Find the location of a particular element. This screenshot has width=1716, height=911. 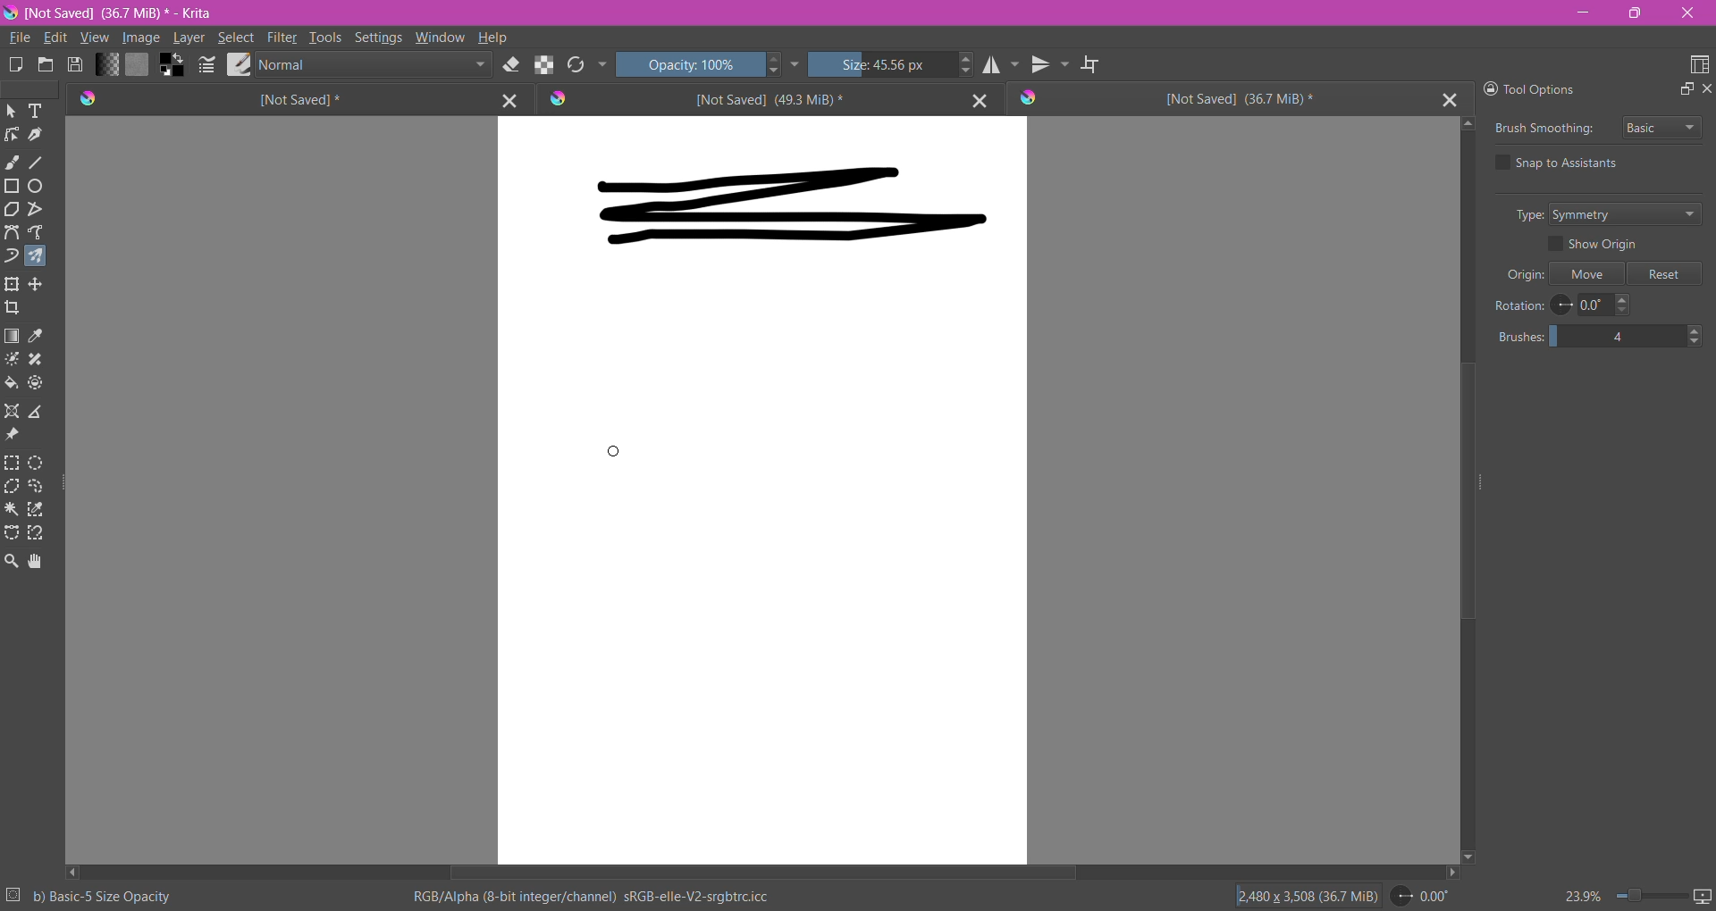

Unsaved Document Tab2 is located at coordinates (740, 99).